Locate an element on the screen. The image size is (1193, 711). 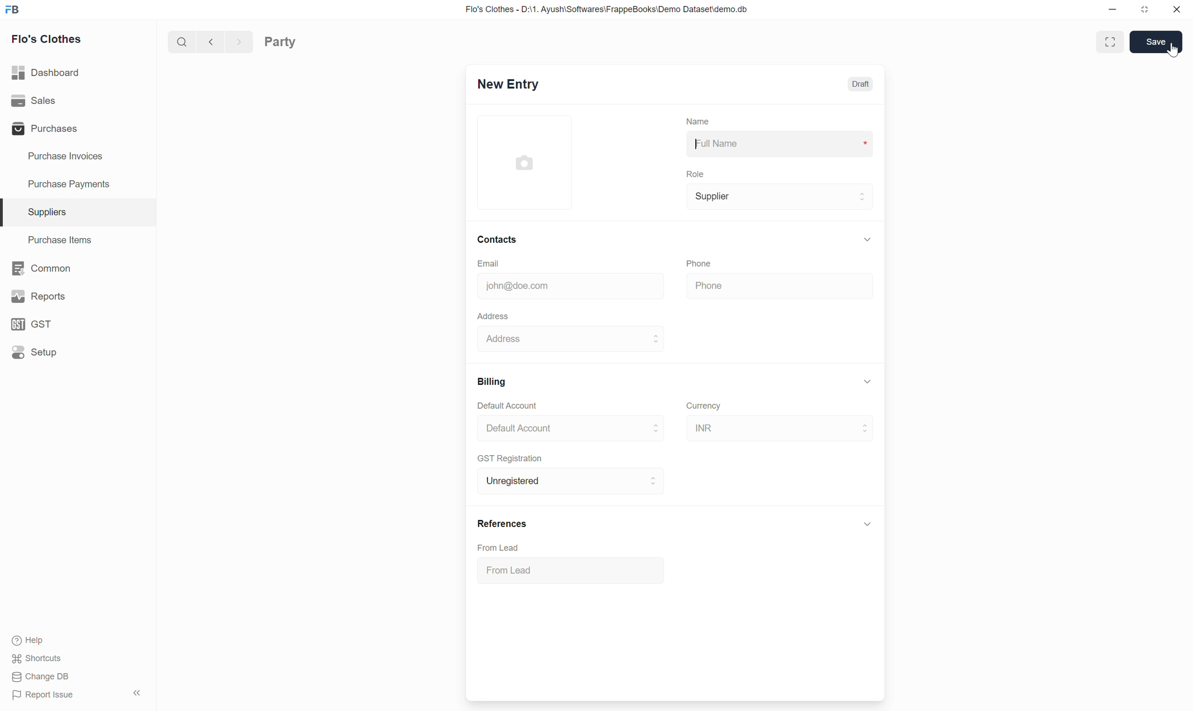
Unregistered is located at coordinates (571, 481).